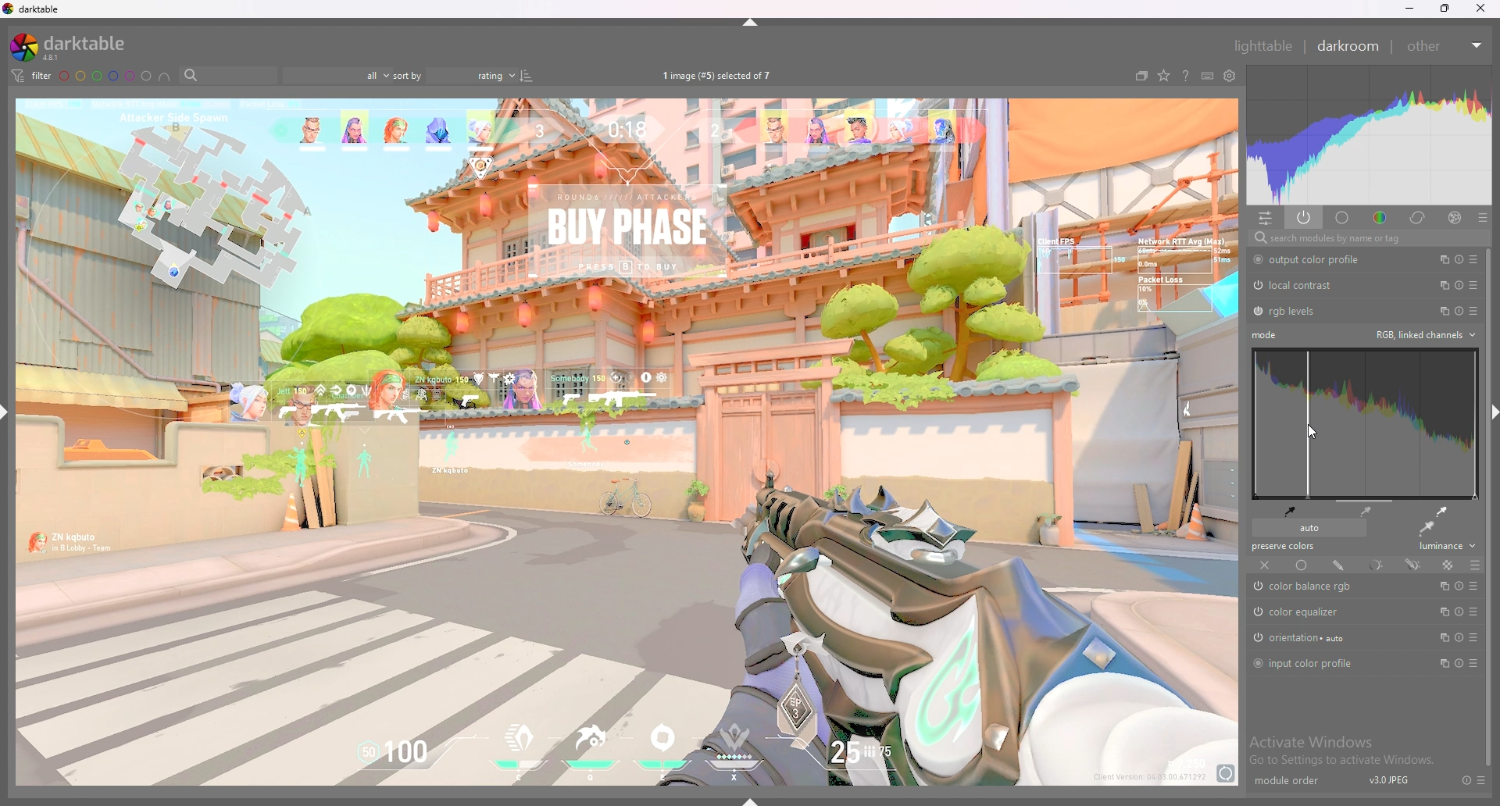 Image resolution: width=1500 pixels, height=806 pixels. What do you see at coordinates (34, 9) in the screenshot?
I see `darktable` at bounding box center [34, 9].